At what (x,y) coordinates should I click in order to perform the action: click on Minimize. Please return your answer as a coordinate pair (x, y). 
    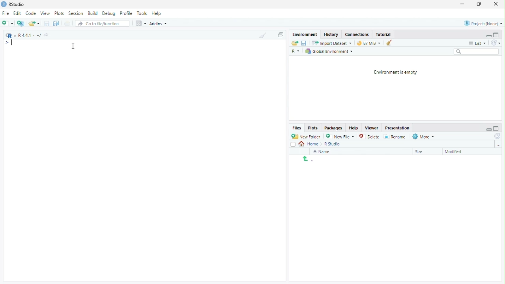
    Looking at the image, I should click on (488, 35).